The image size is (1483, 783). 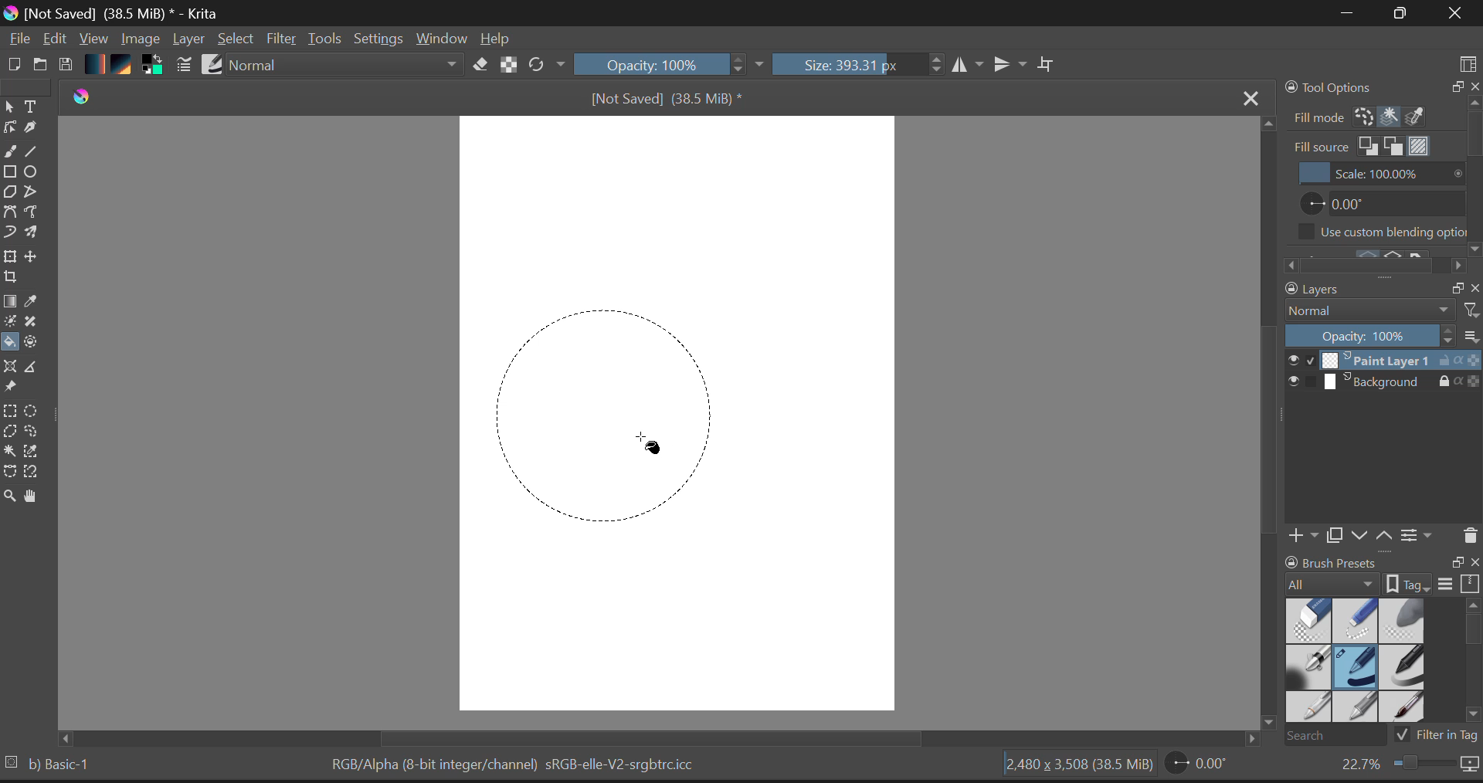 I want to click on Polygon Selection, so click(x=12, y=434).